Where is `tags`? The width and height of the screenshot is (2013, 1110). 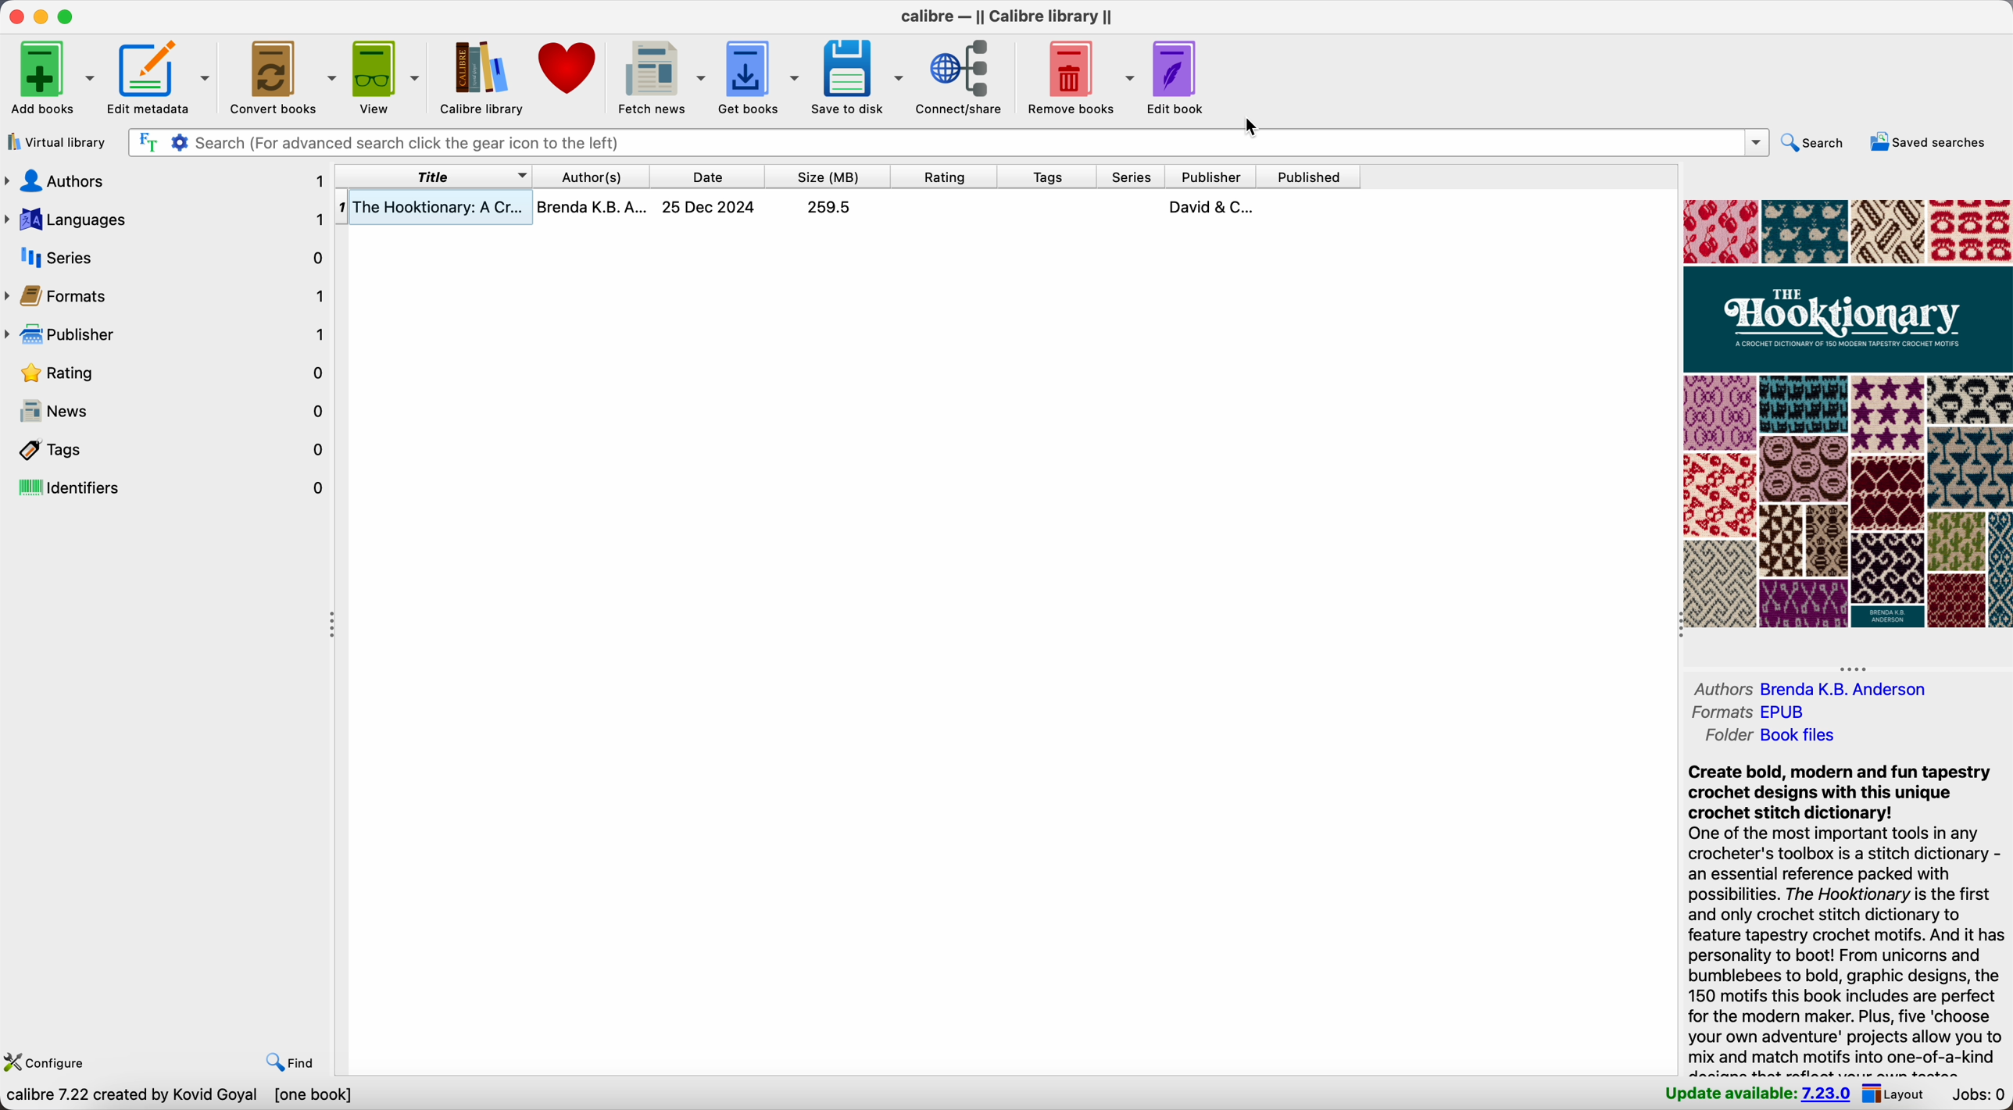
tags is located at coordinates (1047, 176).